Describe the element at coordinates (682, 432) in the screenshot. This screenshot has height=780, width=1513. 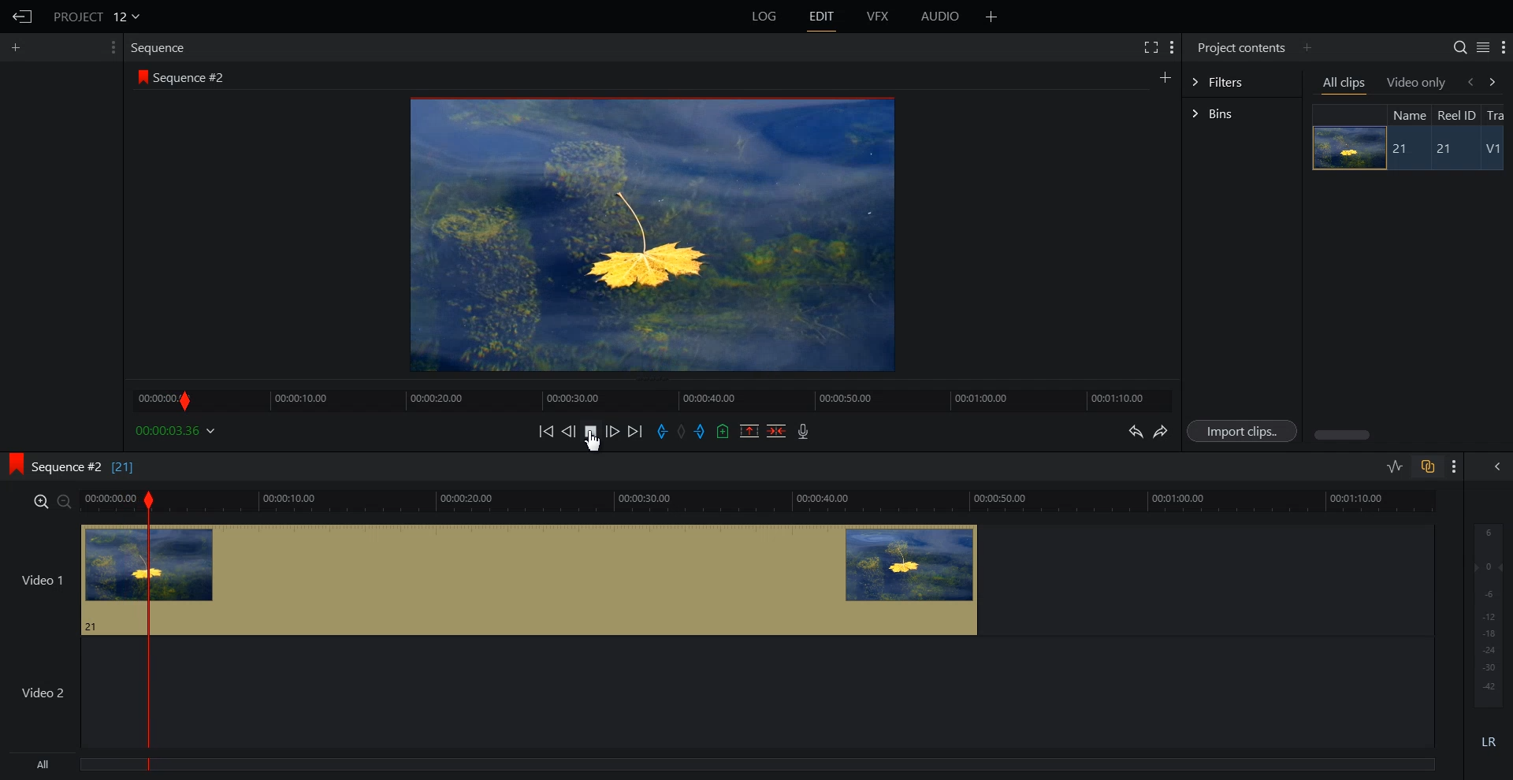
I see `Clear all marks` at that location.